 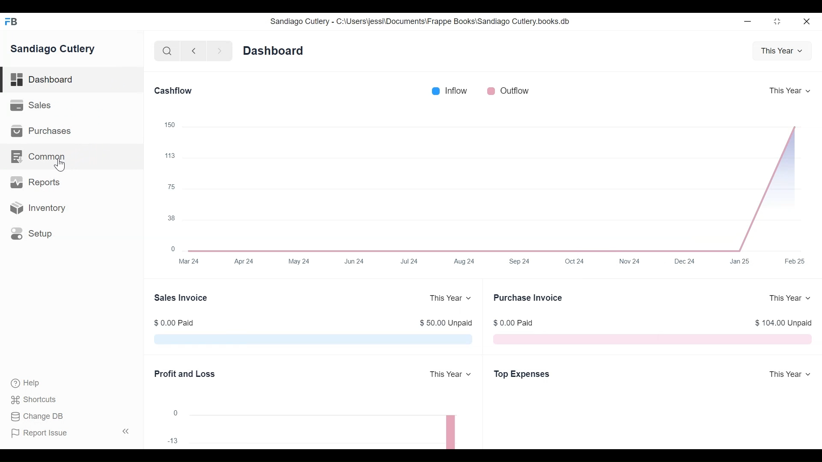 What do you see at coordinates (515, 90) in the screenshot?
I see `Outflow` at bounding box center [515, 90].